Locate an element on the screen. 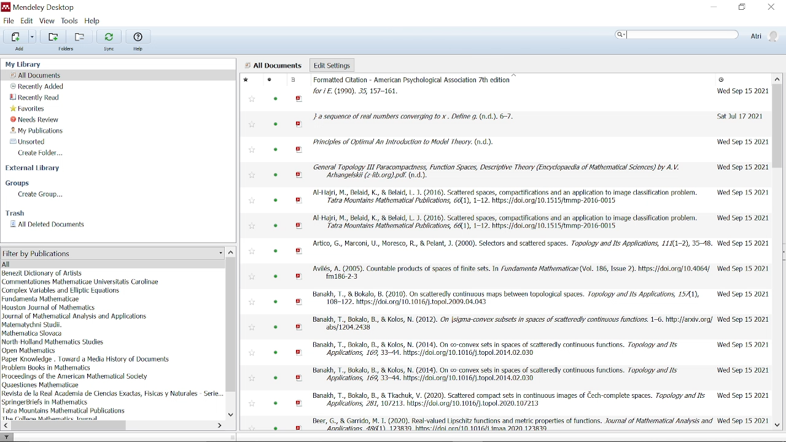 The image size is (786, 442). Unsorted is located at coordinates (26, 141).